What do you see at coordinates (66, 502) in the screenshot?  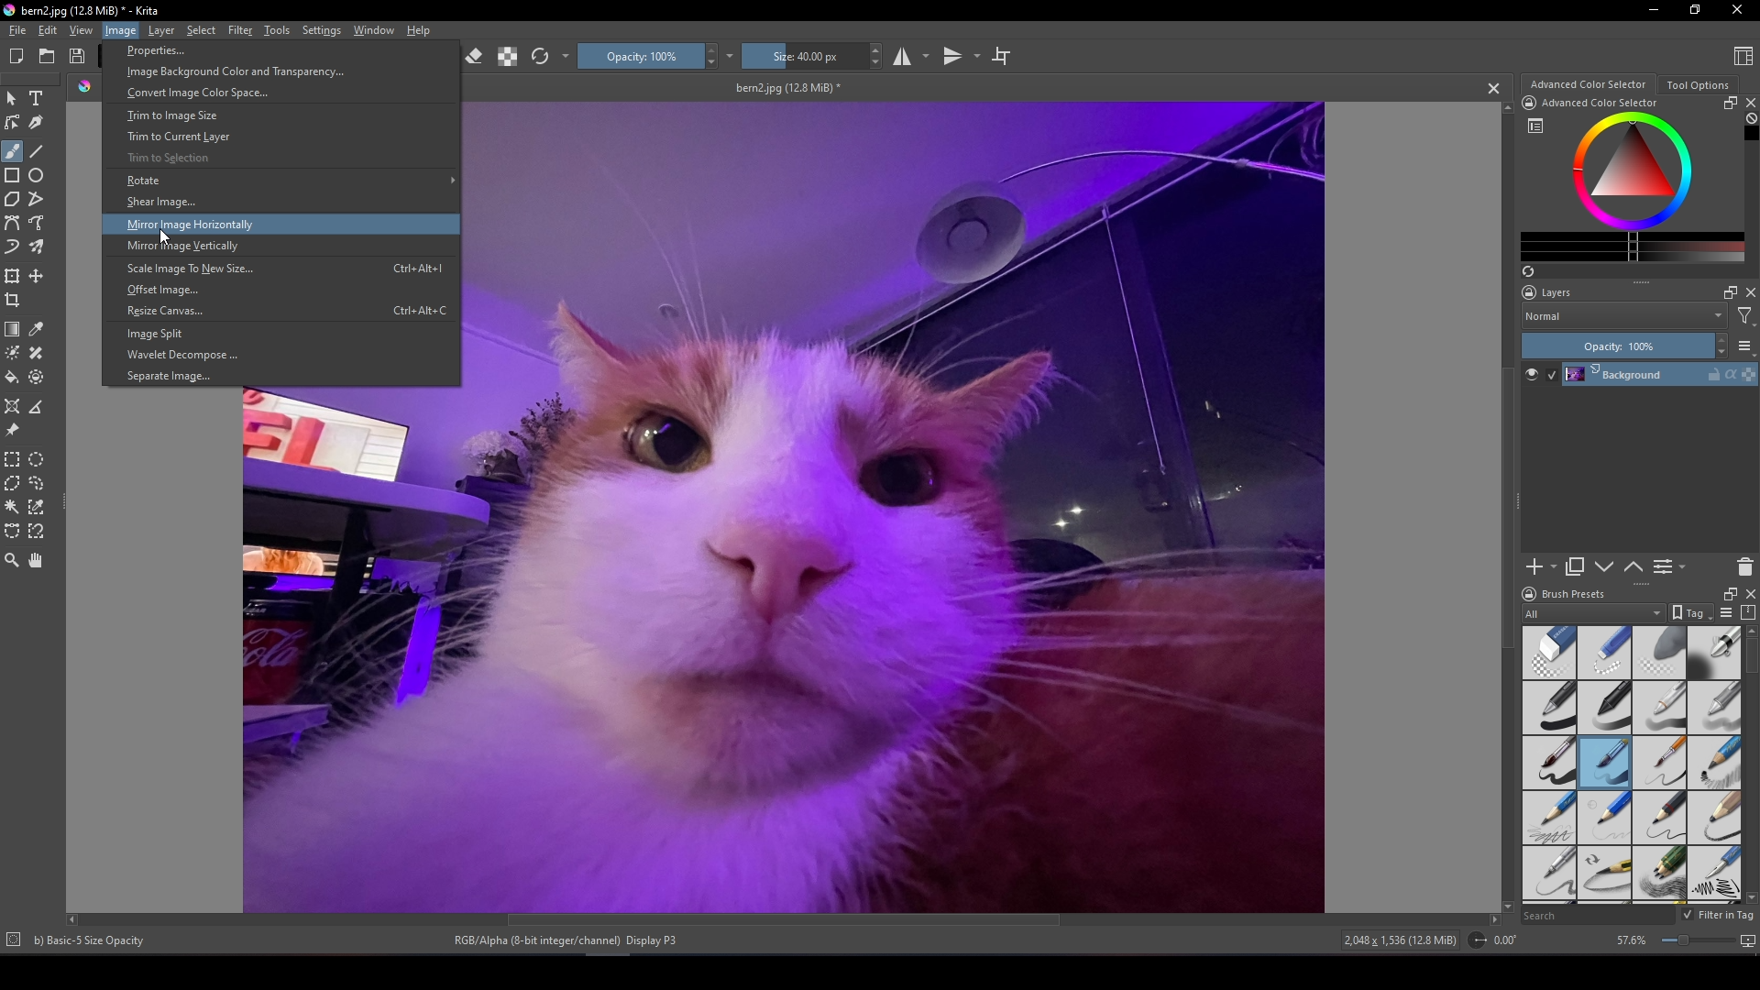 I see `Left panel slider` at bounding box center [66, 502].